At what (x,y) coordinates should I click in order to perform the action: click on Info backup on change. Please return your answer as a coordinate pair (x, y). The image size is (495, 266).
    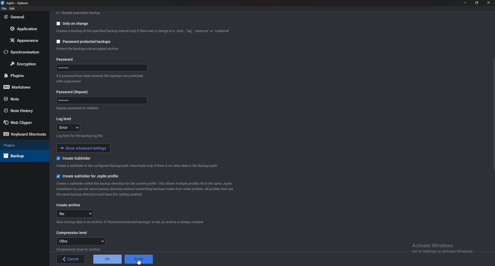
    Looking at the image, I should click on (144, 31).